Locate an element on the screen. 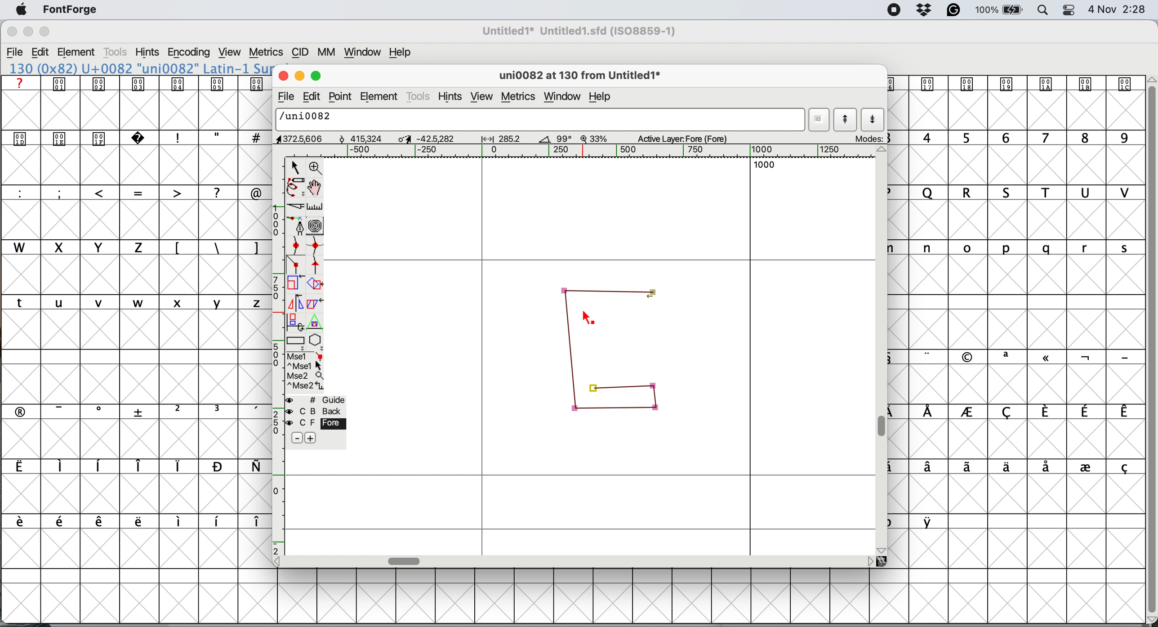 The height and width of the screenshot is (627, 1158). scroll button is located at coordinates (869, 561).